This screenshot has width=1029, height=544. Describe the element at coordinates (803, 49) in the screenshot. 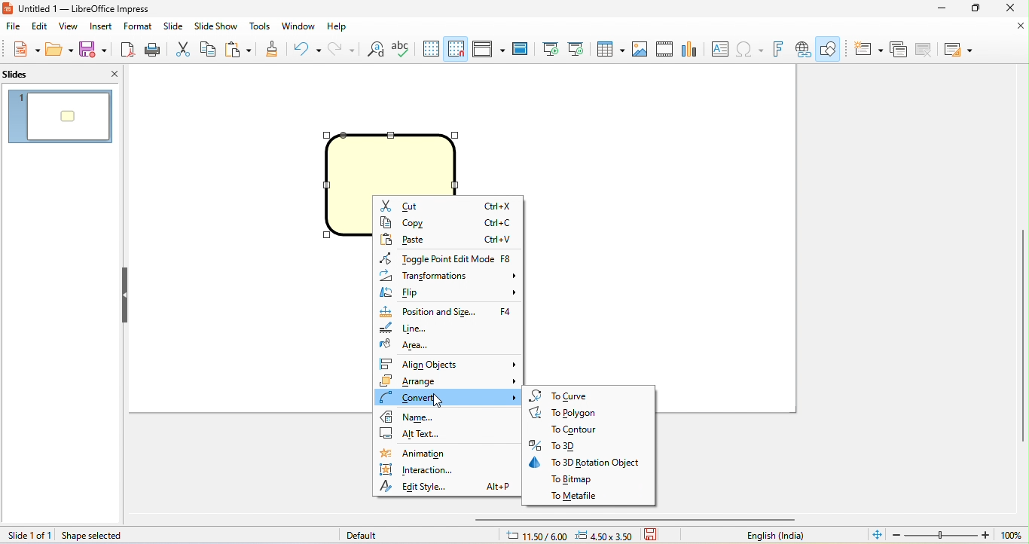

I see `hyperlink` at that location.